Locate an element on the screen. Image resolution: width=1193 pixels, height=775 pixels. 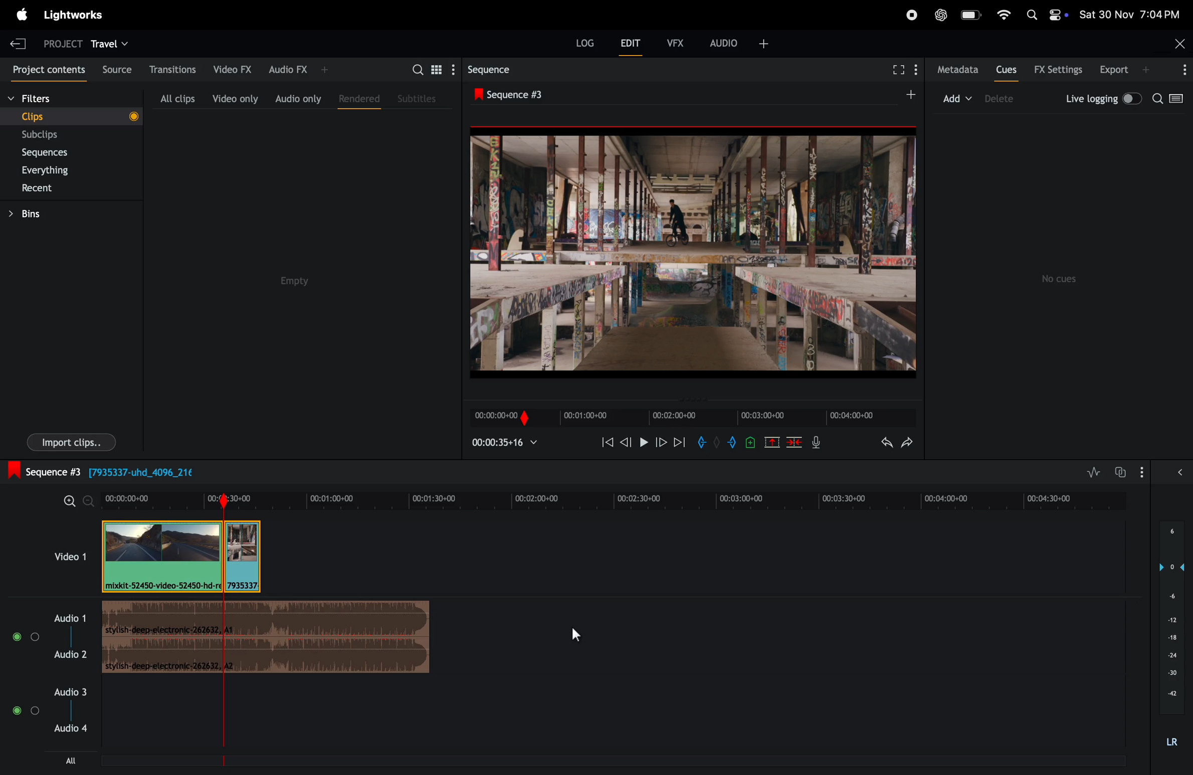
project is located at coordinates (59, 43).